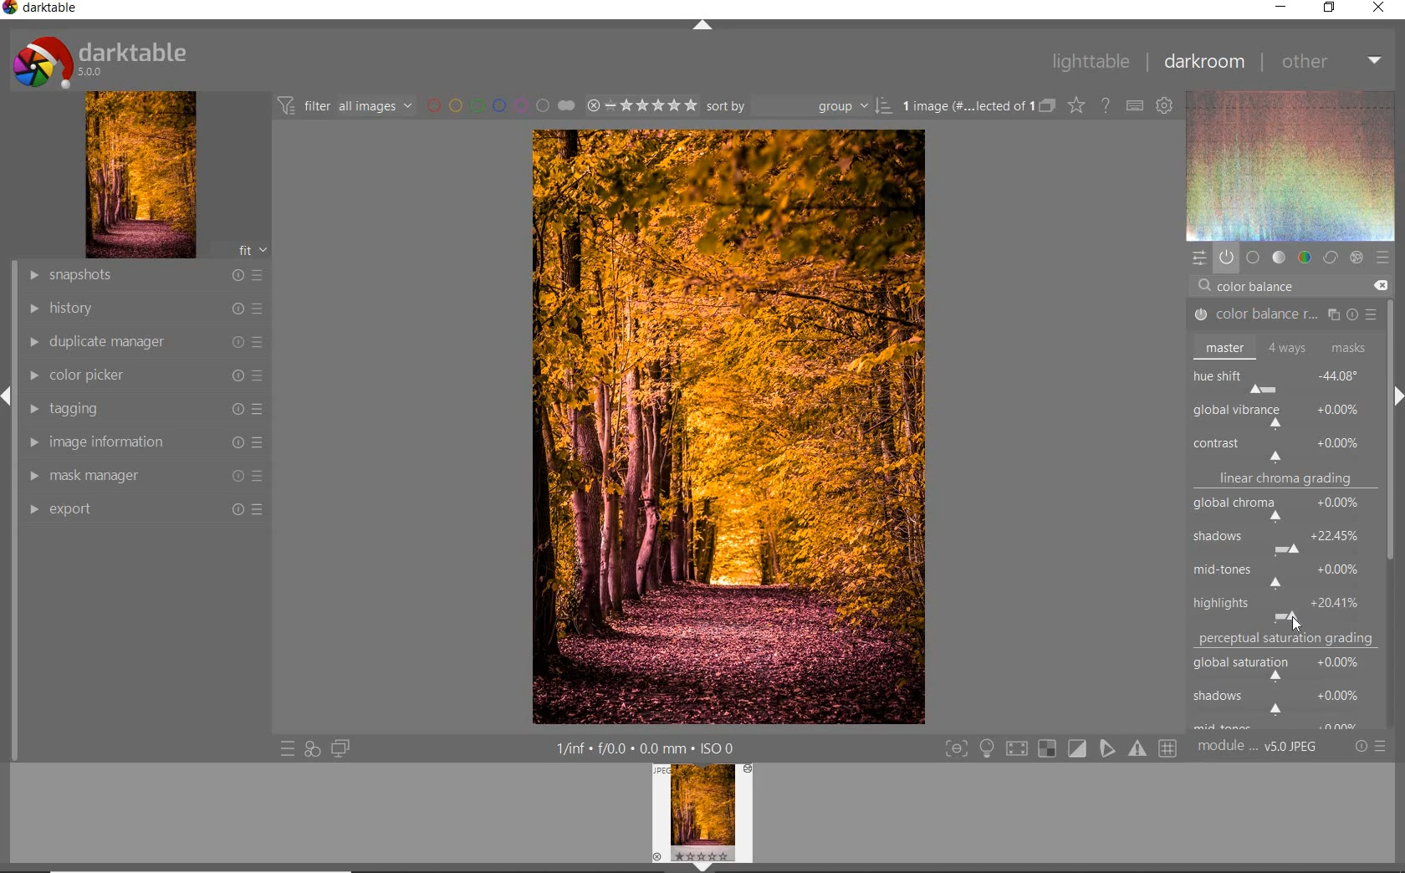 The height and width of the screenshot is (873, 1405). What do you see at coordinates (1135, 106) in the screenshot?
I see `define keyboard shortcut` at bounding box center [1135, 106].